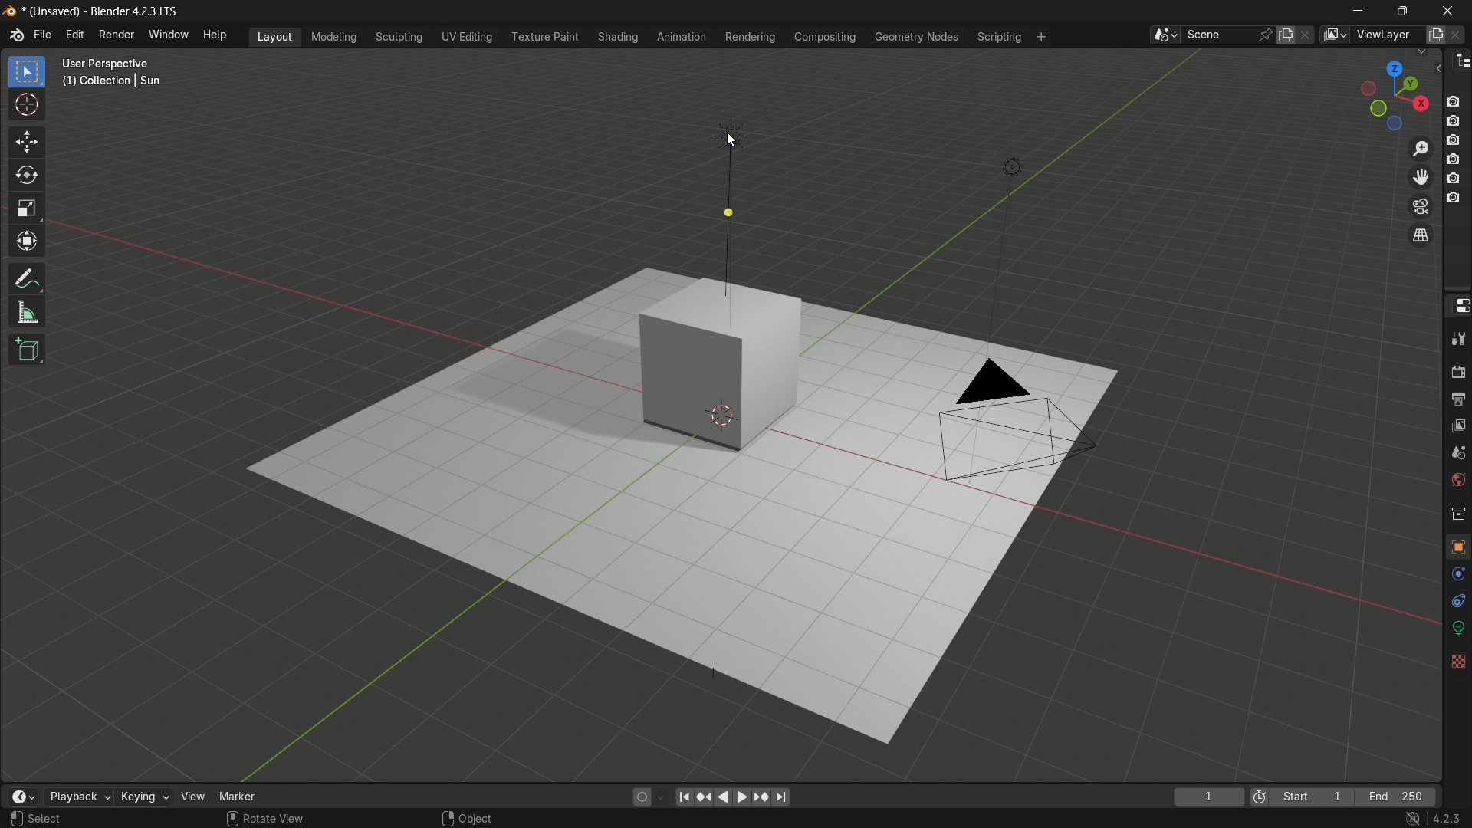  What do you see at coordinates (43, 34) in the screenshot?
I see `file menu` at bounding box center [43, 34].